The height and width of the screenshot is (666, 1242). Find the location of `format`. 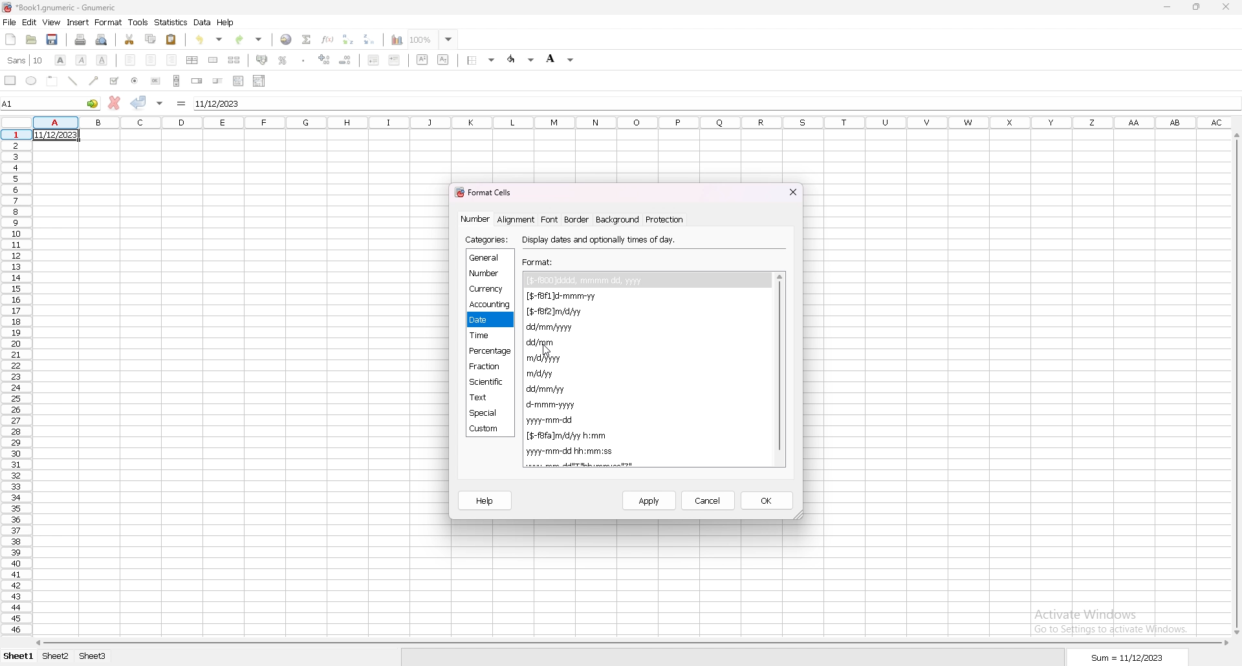

format is located at coordinates (109, 22).